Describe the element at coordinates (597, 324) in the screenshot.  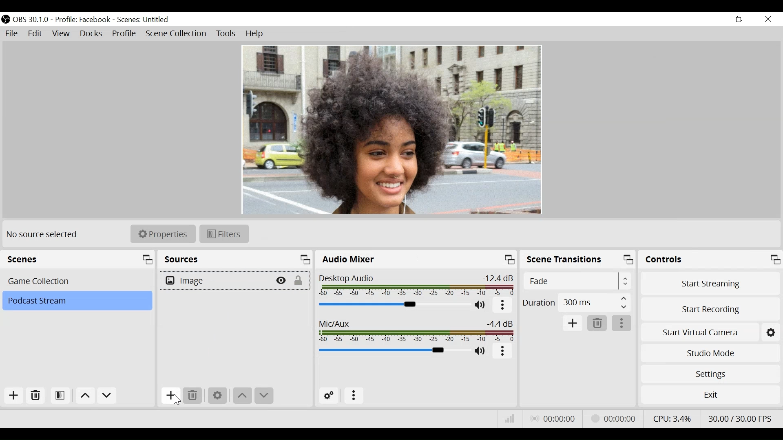
I see `Delete` at that location.